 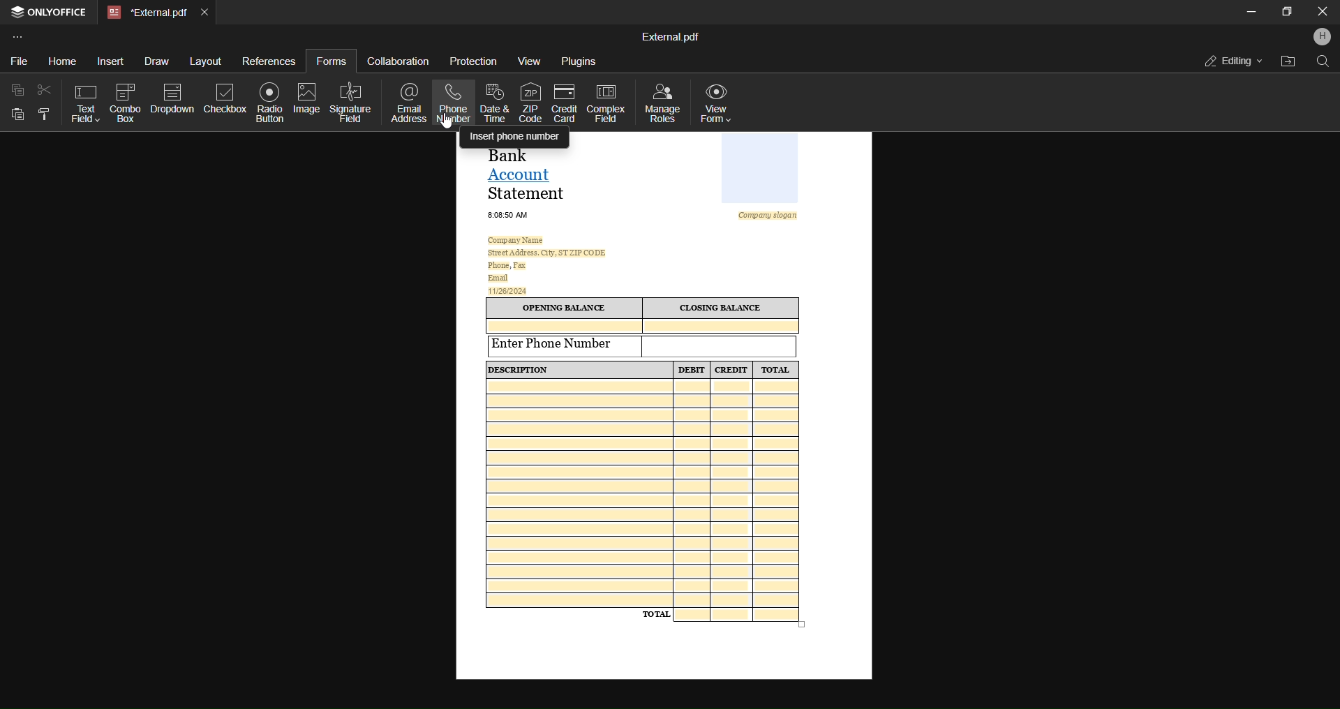 I want to click on references, so click(x=268, y=59).